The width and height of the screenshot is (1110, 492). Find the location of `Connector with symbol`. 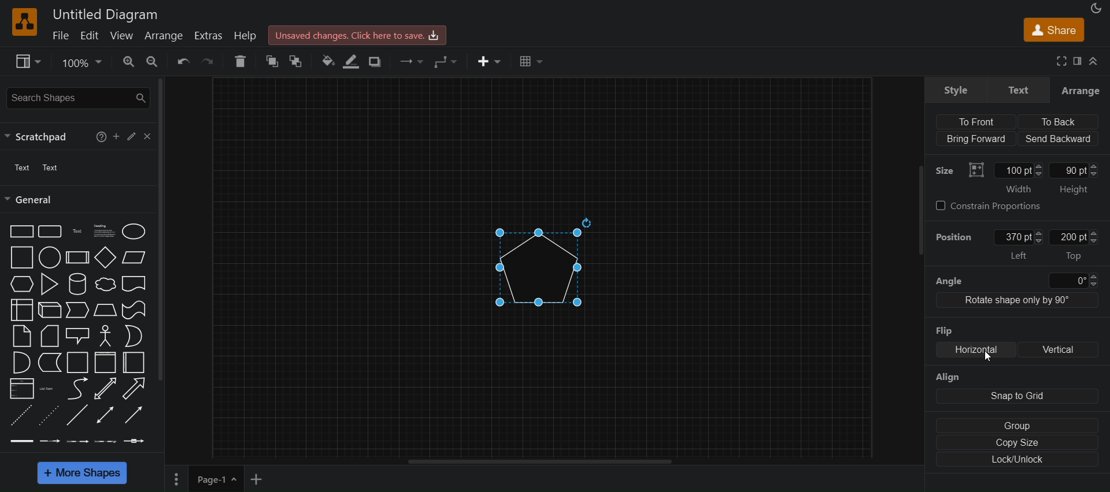

Connector with symbol is located at coordinates (135, 441).